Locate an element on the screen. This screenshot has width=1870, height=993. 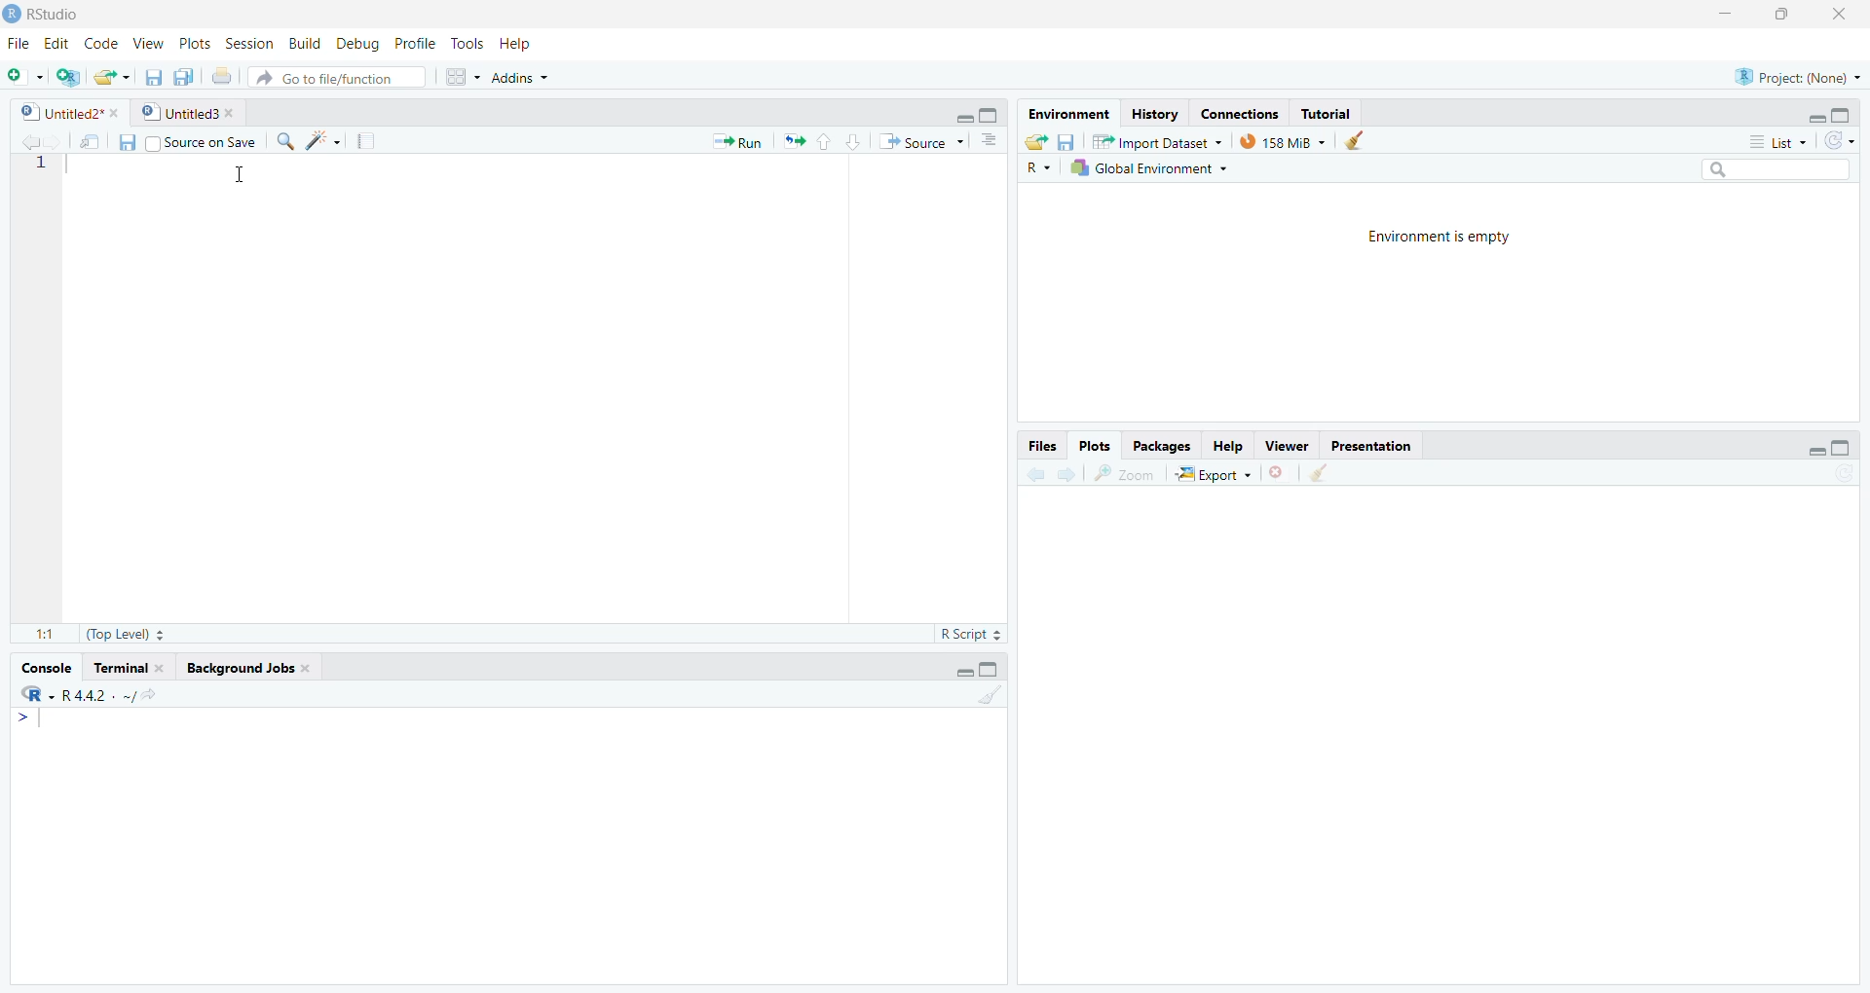
save all documents is located at coordinates (180, 75).